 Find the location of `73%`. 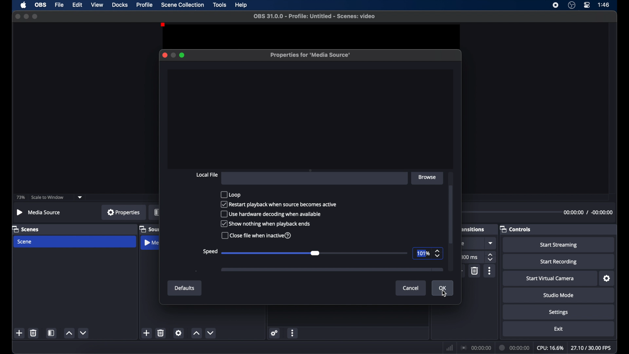

73% is located at coordinates (21, 198).